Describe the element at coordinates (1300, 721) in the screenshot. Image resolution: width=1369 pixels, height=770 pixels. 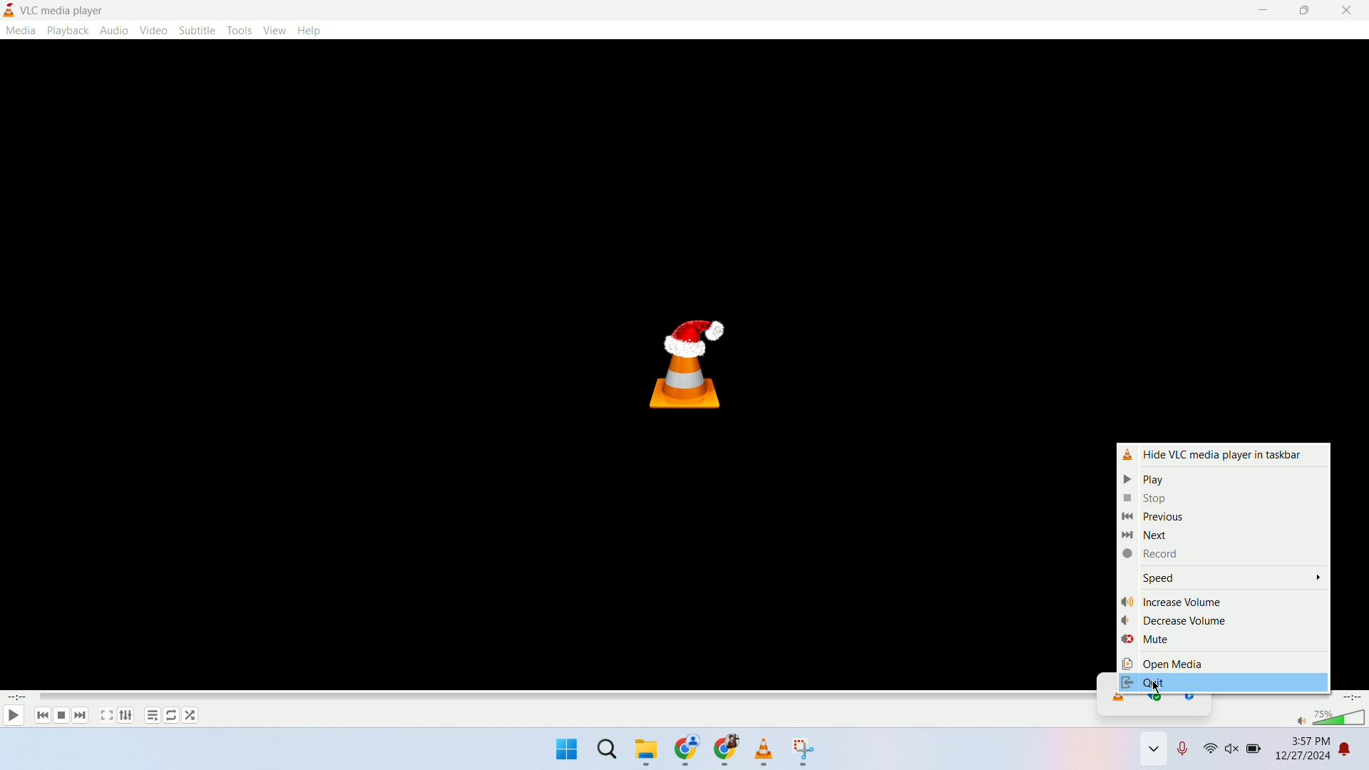
I see `mute` at that location.